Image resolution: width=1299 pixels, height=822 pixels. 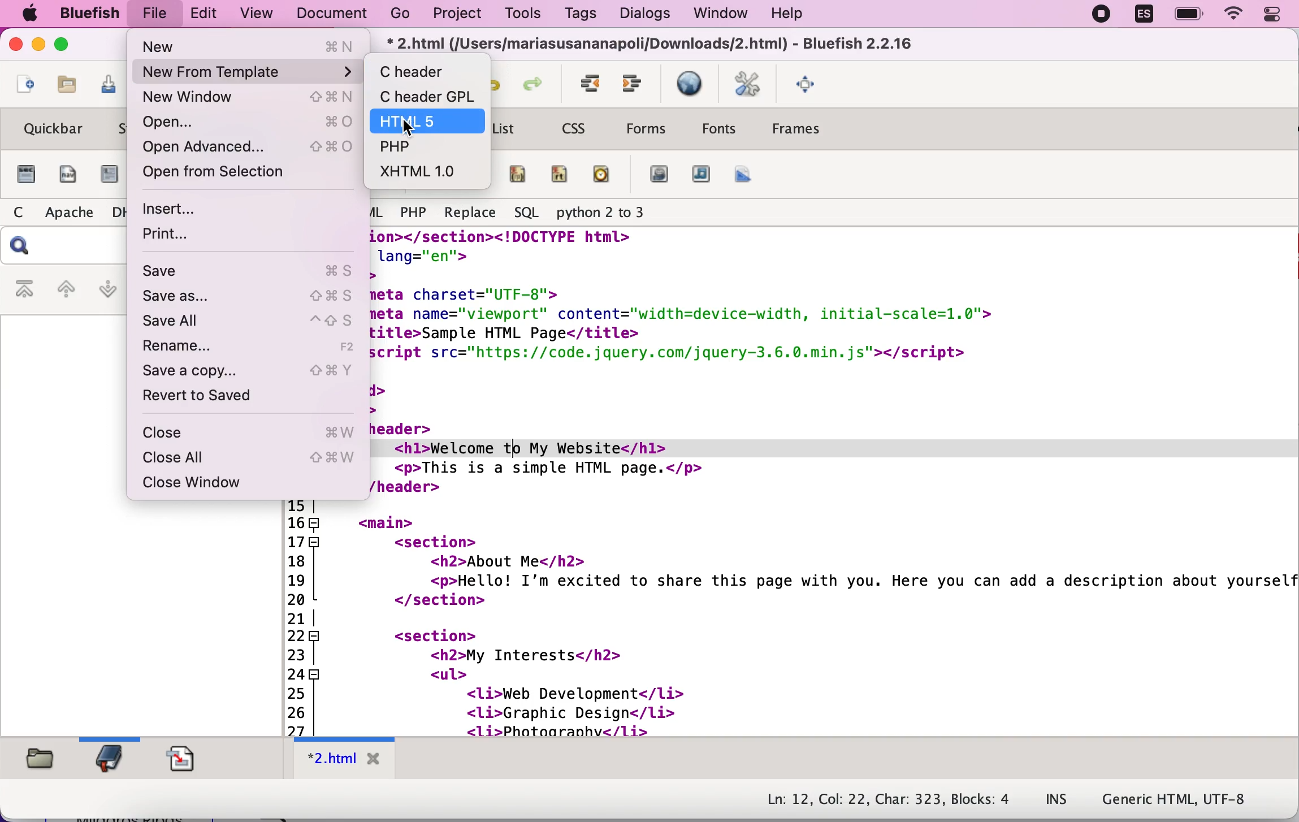 I want to click on php, so click(x=415, y=146).